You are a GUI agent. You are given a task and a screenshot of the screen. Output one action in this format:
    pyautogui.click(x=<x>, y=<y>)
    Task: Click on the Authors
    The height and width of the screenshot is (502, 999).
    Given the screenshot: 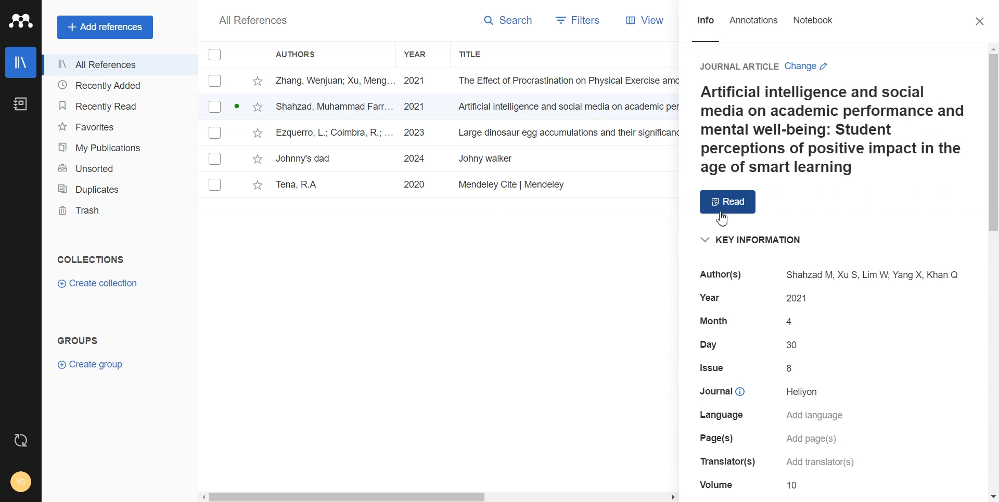 What is the action you would take?
    pyautogui.click(x=301, y=54)
    